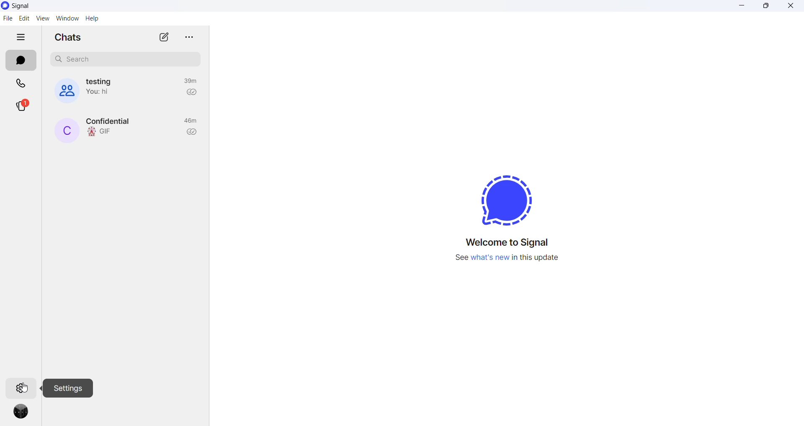 This screenshot has height=426, width=804. Describe the element at coordinates (189, 81) in the screenshot. I see `last active time` at that location.